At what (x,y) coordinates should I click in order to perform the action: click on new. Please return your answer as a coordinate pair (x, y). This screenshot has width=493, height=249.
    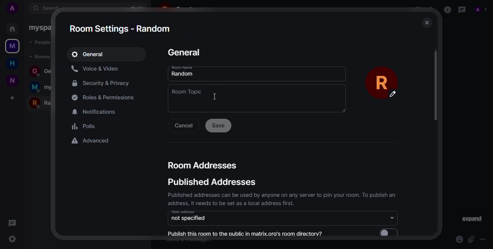
    Looking at the image, I should click on (12, 81).